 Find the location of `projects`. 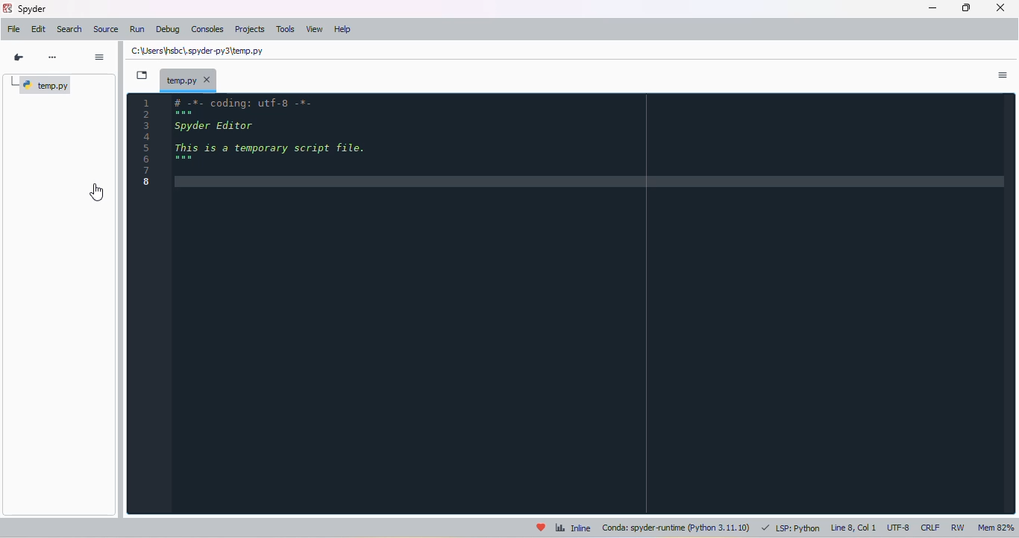

projects is located at coordinates (250, 29).